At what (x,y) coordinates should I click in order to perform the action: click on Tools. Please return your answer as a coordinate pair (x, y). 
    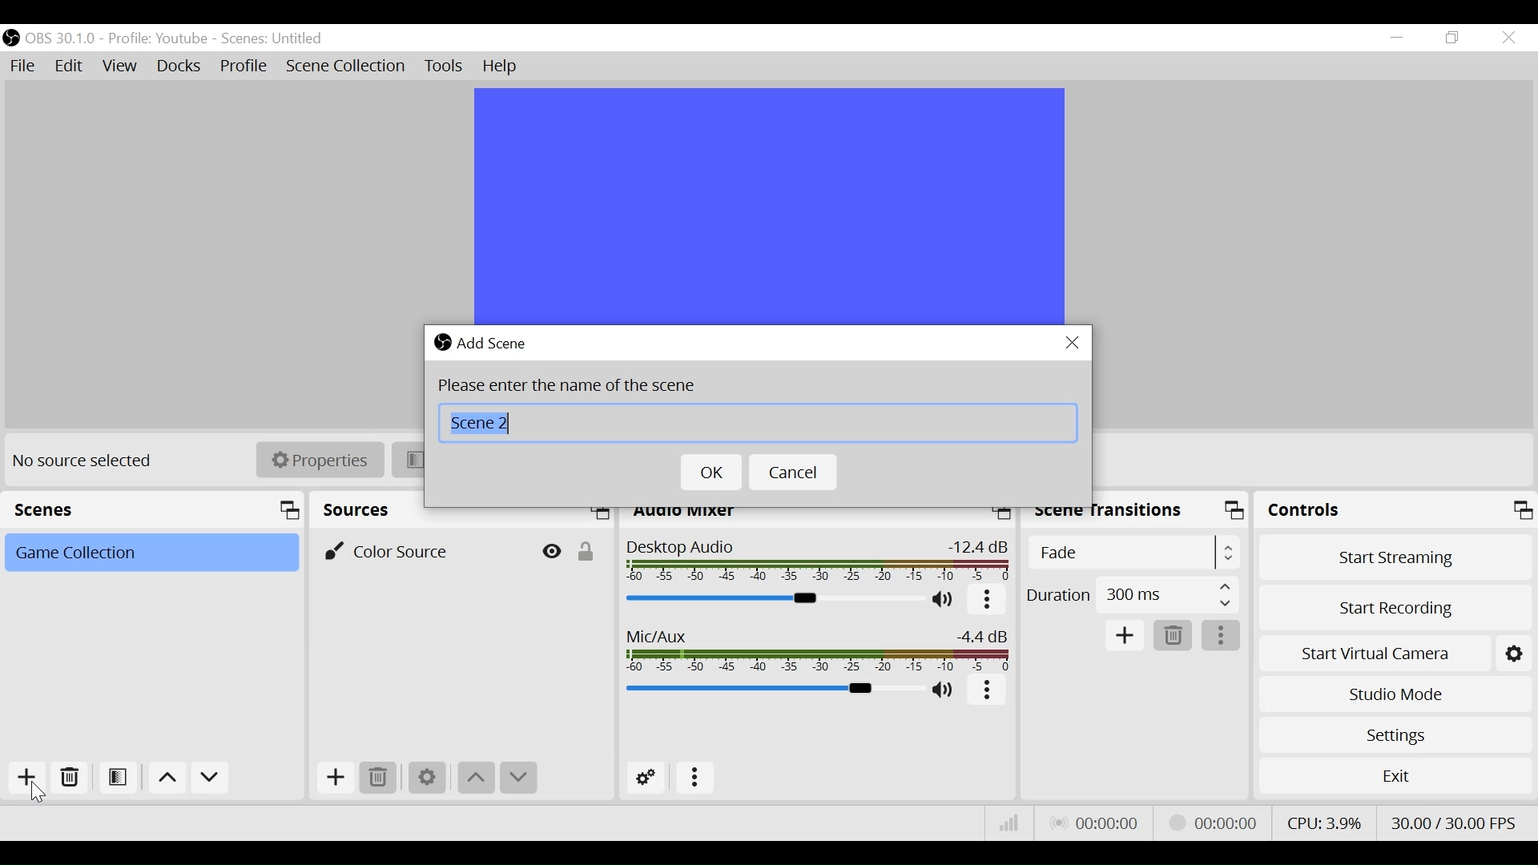
    Looking at the image, I should click on (444, 66).